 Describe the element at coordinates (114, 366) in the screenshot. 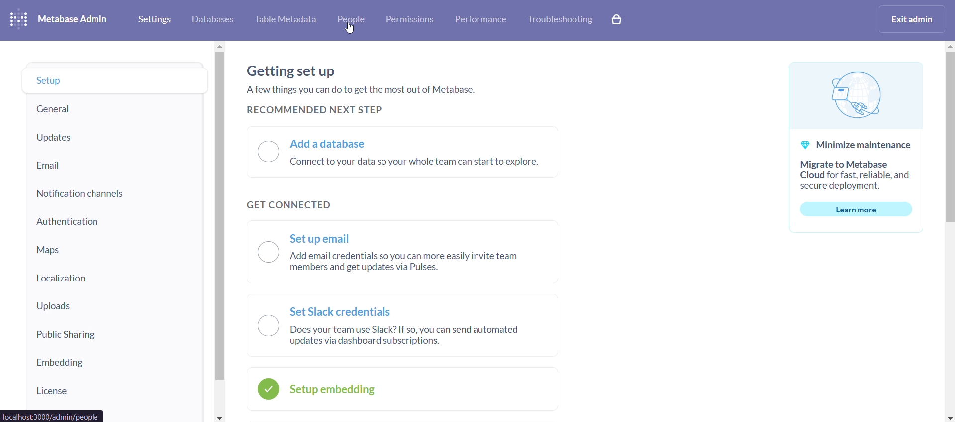

I see `embedding` at that location.